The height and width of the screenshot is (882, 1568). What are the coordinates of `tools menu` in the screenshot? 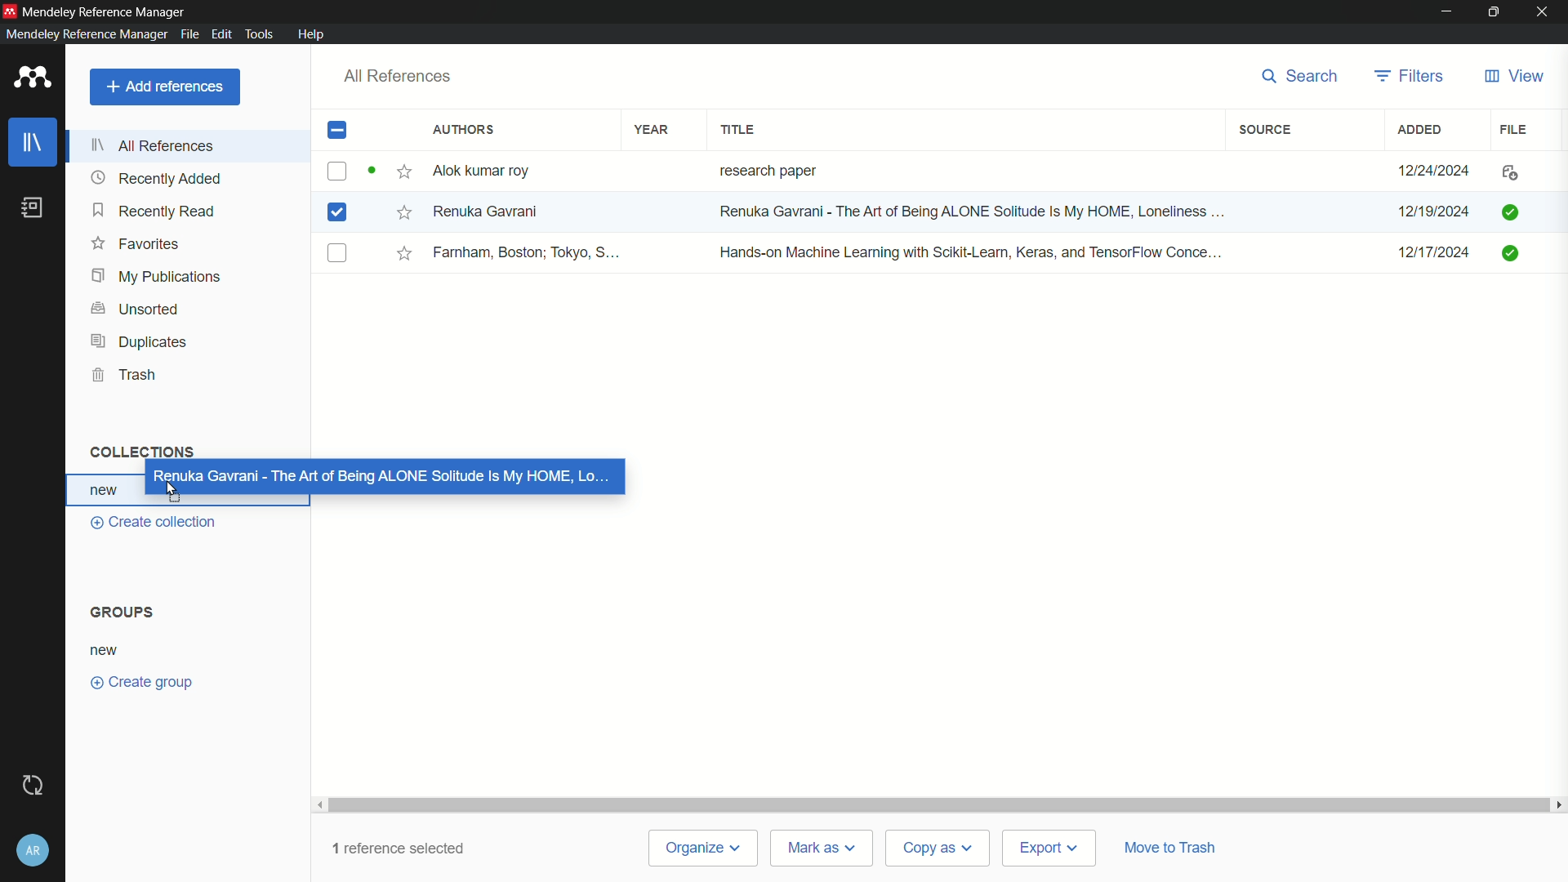 It's located at (259, 34).